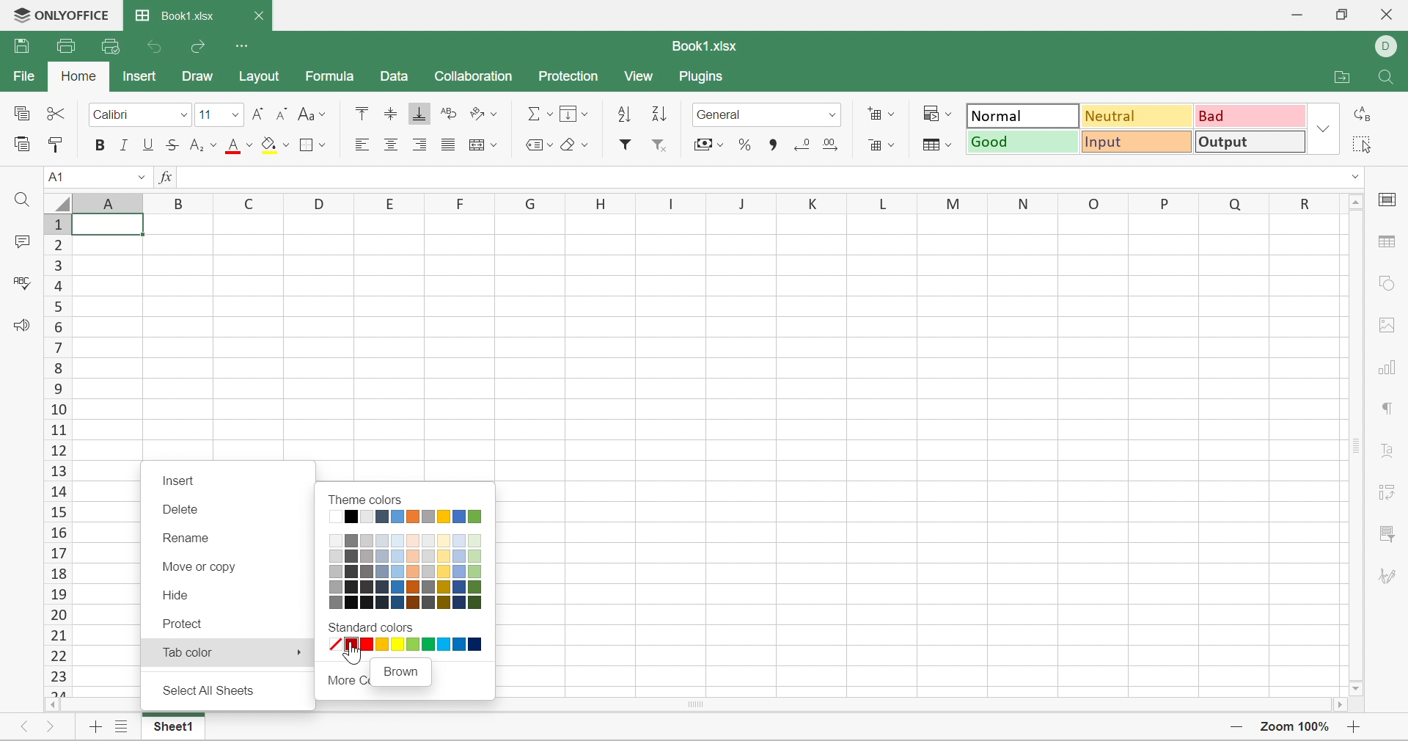  What do you see at coordinates (57, 412) in the screenshot?
I see `10` at bounding box center [57, 412].